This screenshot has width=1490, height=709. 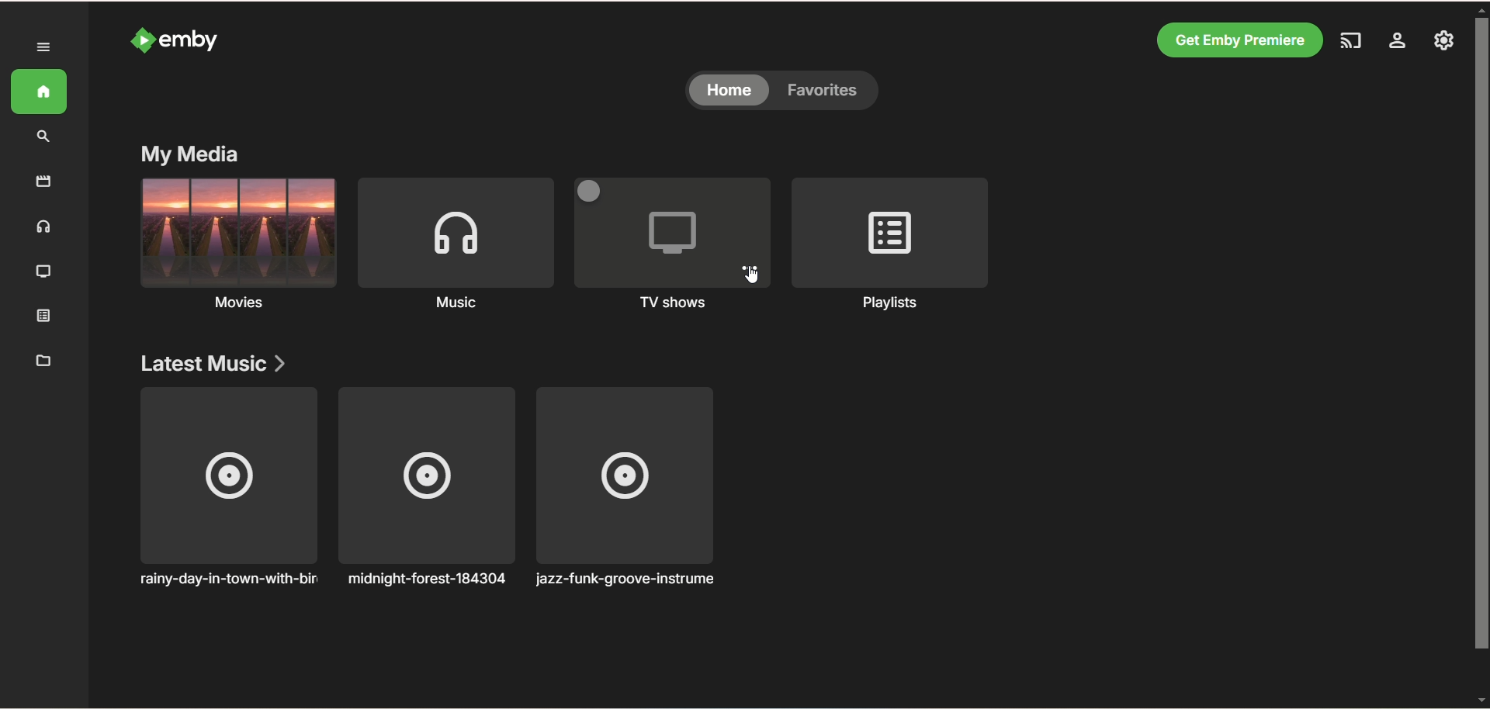 What do you see at coordinates (454, 249) in the screenshot?
I see `Music` at bounding box center [454, 249].